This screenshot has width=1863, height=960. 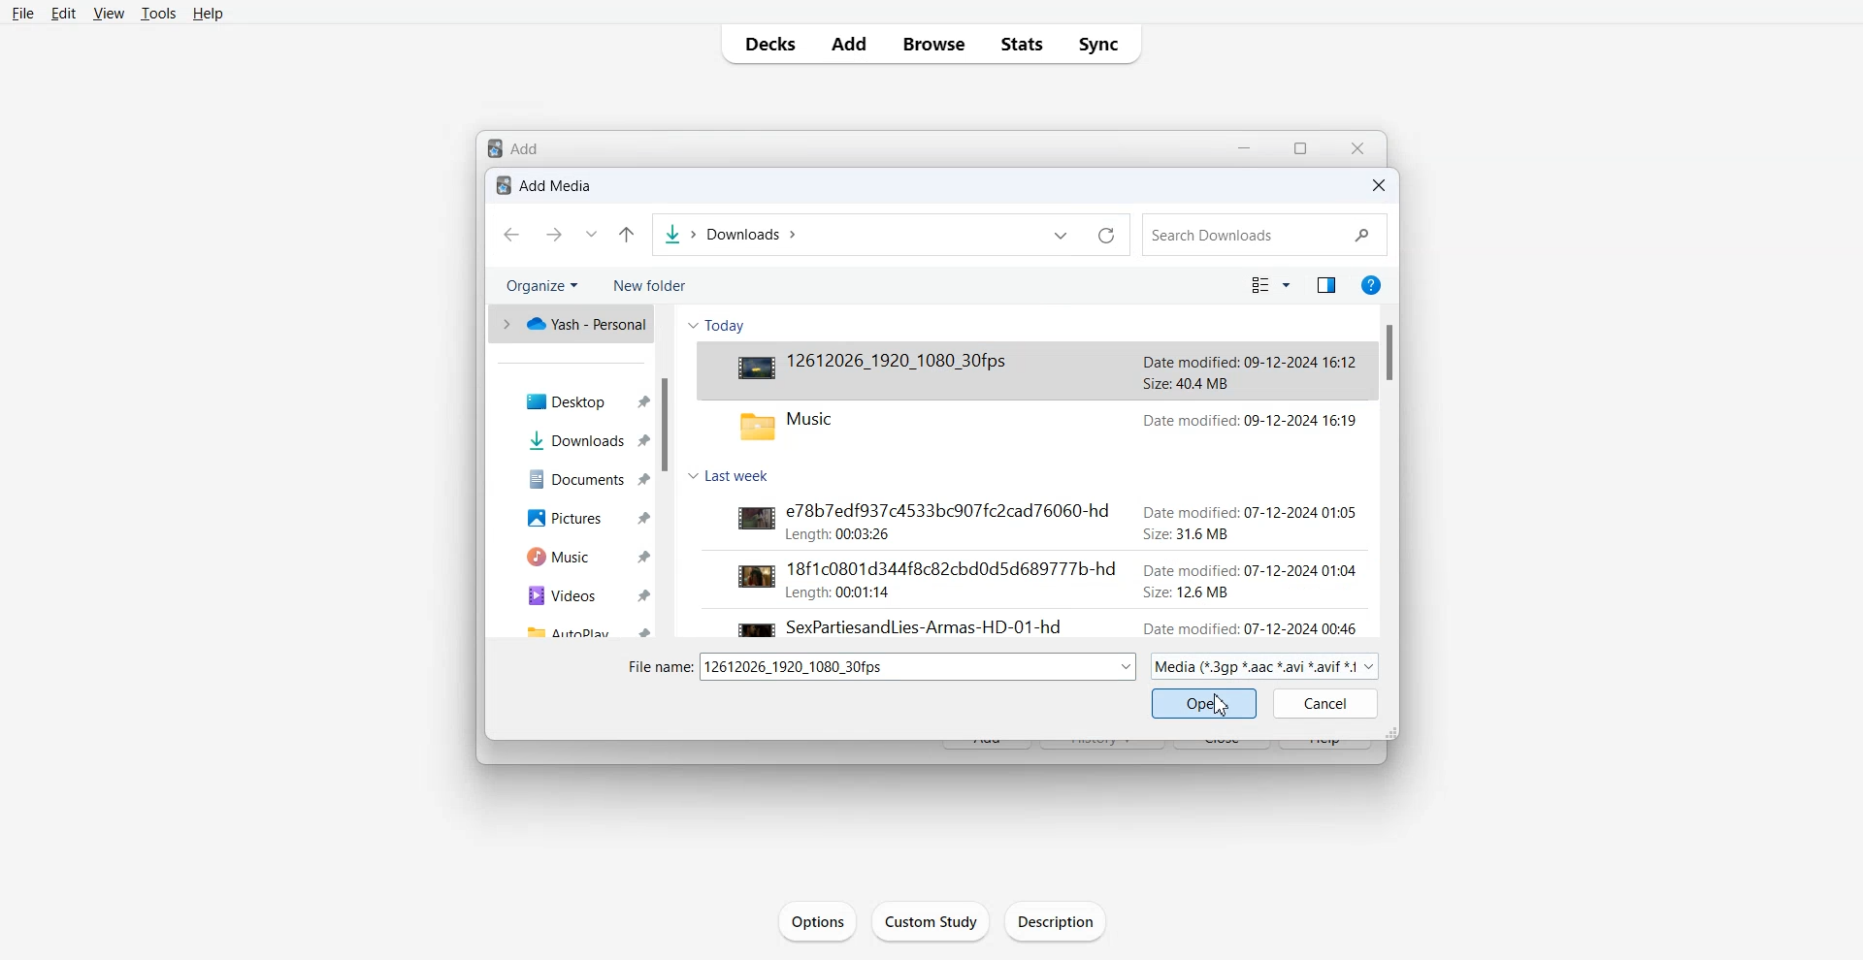 I want to click on Autoplay, so click(x=579, y=628).